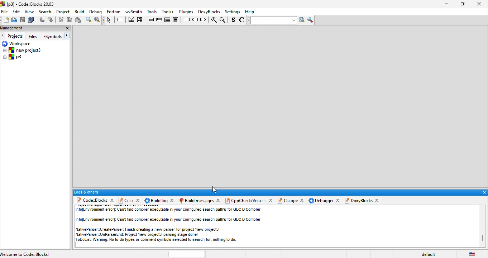  I want to click on close, so click(219, 200).